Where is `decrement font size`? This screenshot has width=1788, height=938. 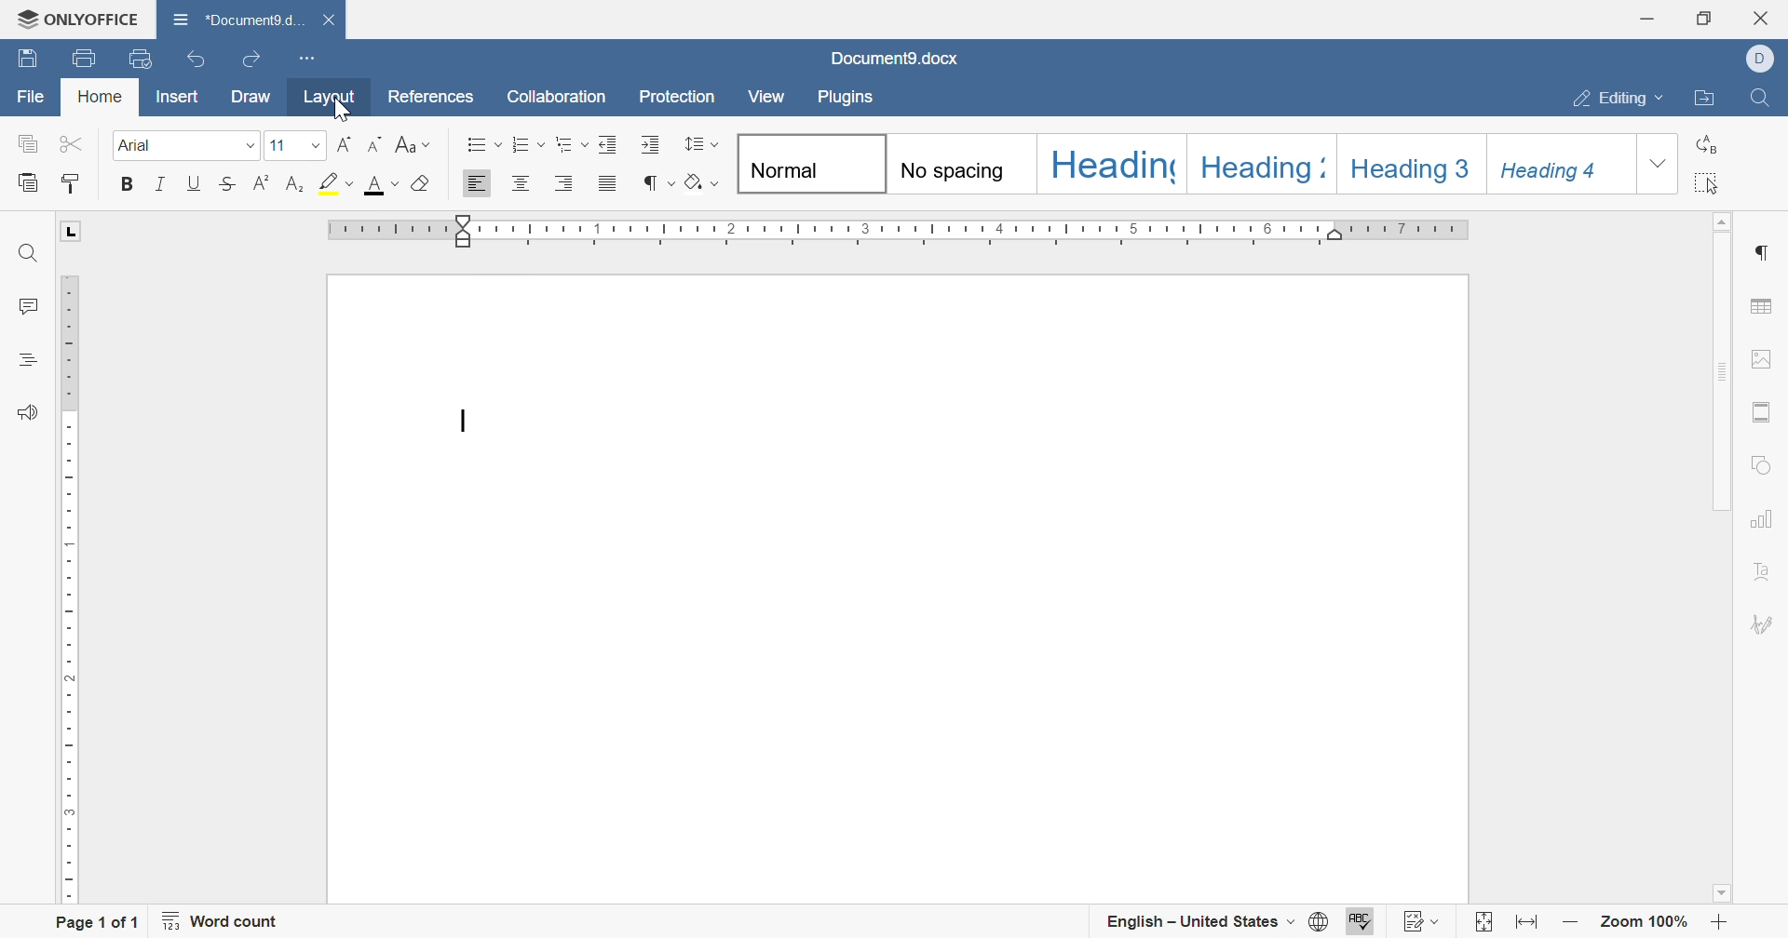
decrement font size is located at coordinates (373, 147).